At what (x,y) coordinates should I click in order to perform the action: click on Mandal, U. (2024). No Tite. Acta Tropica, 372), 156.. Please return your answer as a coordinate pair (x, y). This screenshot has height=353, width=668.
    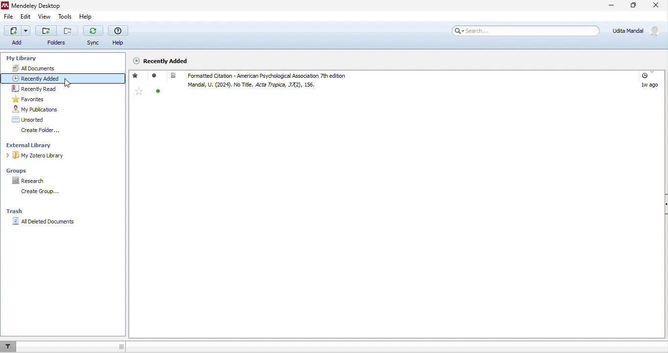
    Looking at the image, I should click on (253, 86).